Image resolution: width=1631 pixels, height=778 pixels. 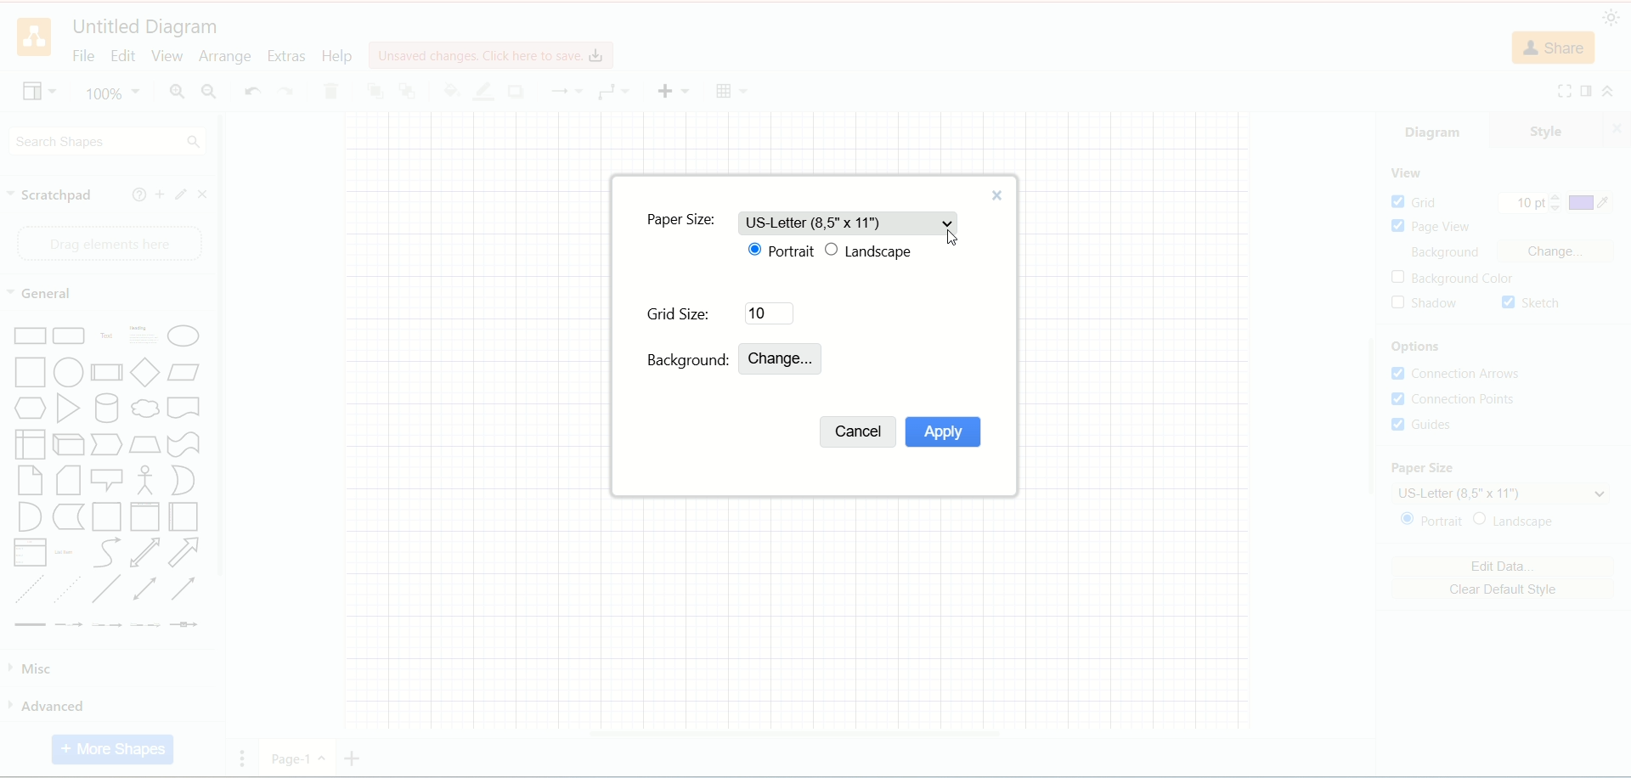 I want to click on Document, so click(x=183, y=409).